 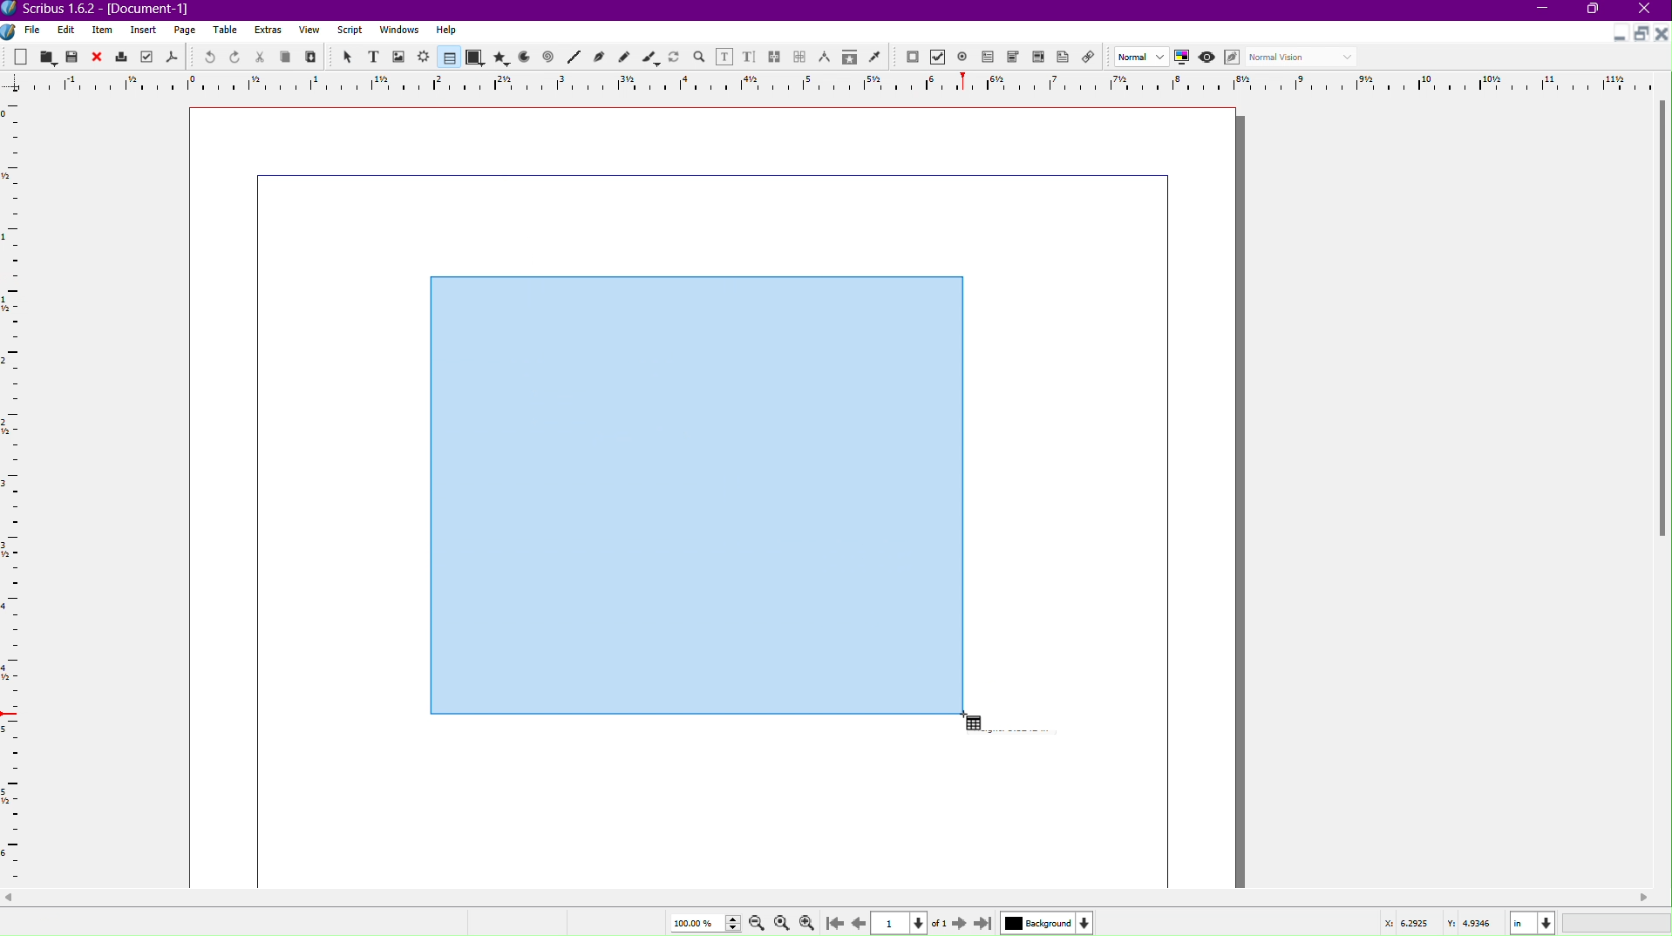 I want to click on Line, so click(x=573, y=58).